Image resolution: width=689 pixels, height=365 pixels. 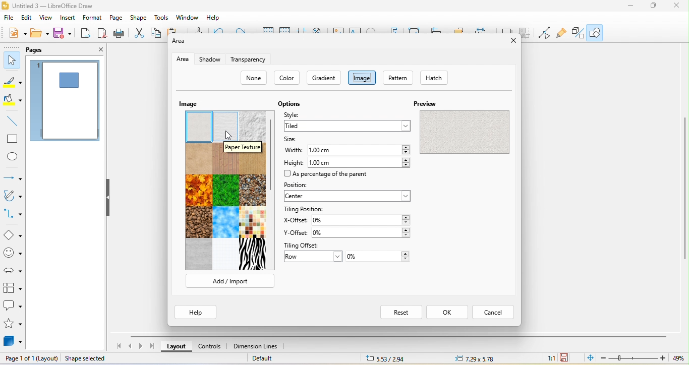 What do you see at coordinates (85, 34) in the screenshot?
I see `export` at bounding box center [85, 34].